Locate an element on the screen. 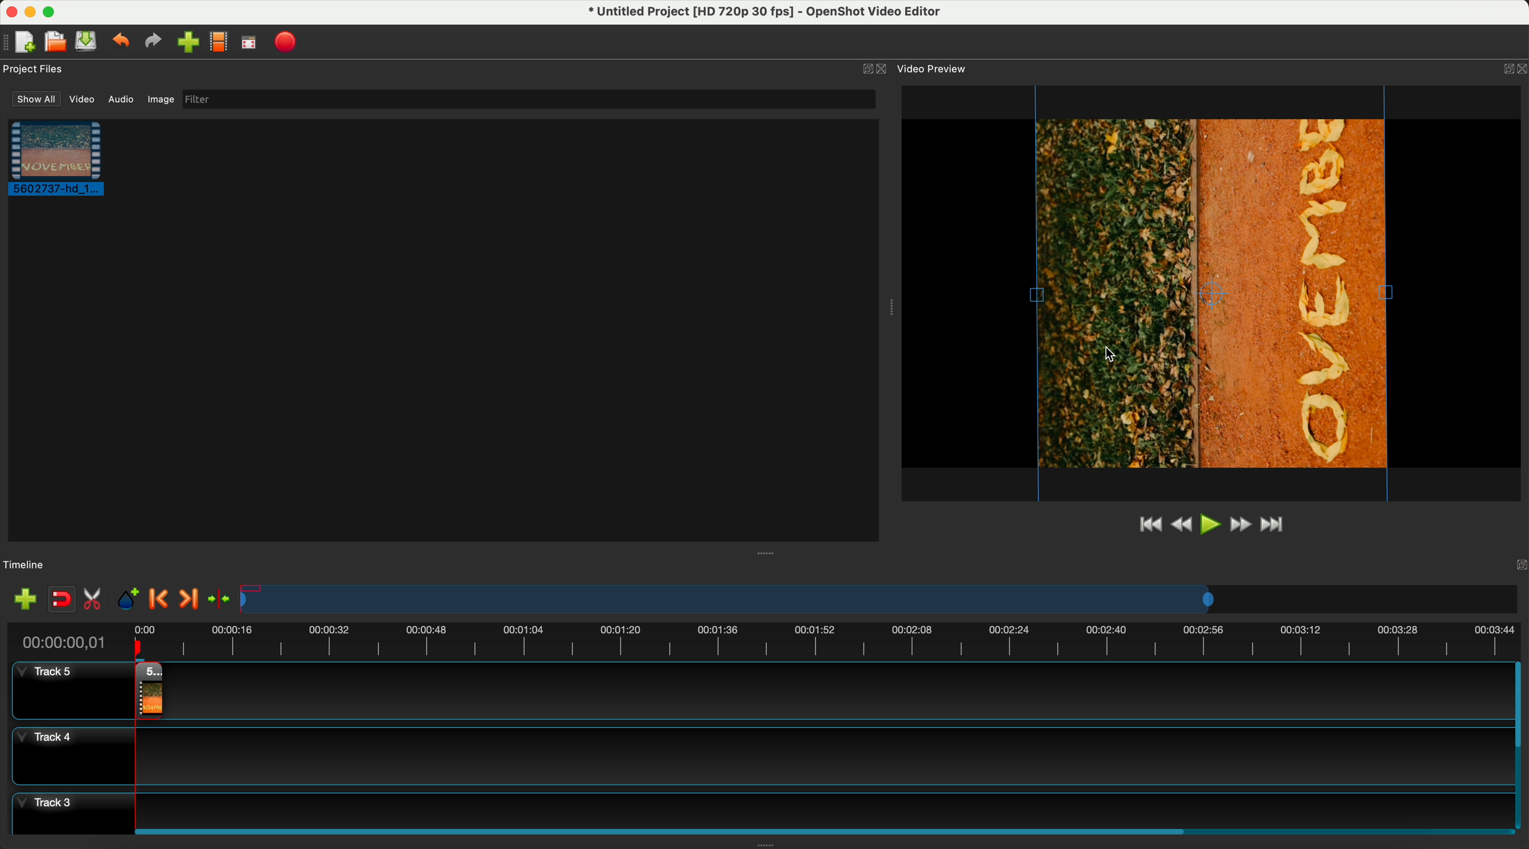 The height and width of the screenshot is (849, 1529). drag video to track 4 is located at coordinates (146, 691).